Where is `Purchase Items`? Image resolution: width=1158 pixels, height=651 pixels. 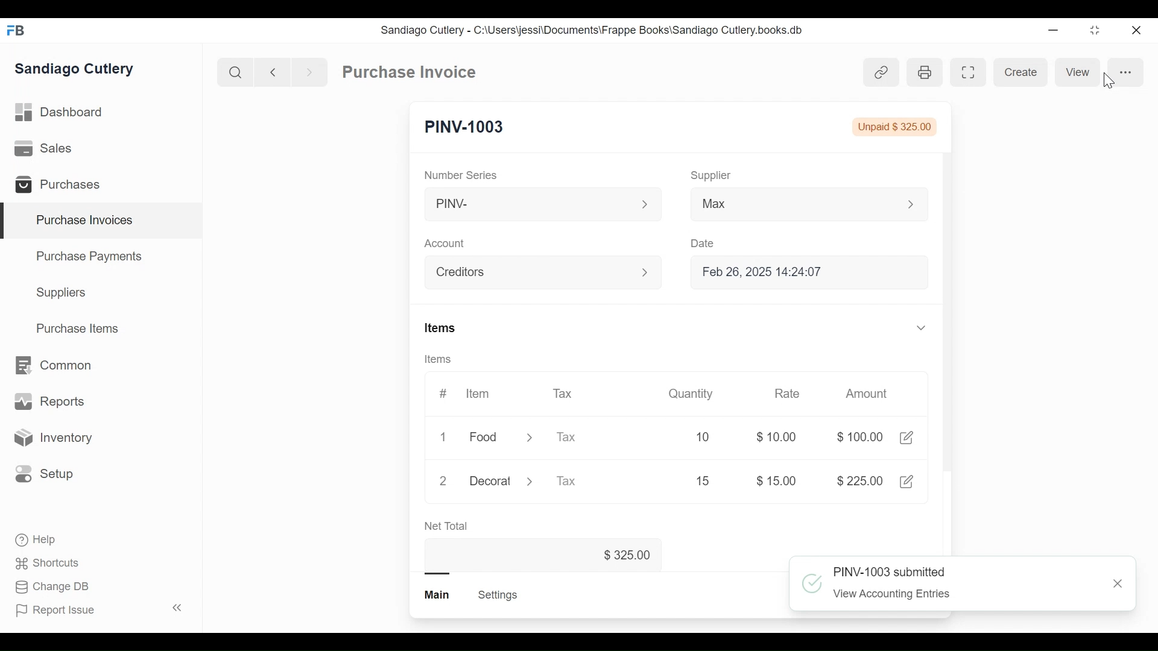
Purchase Items is located at coordinates (78, 330).